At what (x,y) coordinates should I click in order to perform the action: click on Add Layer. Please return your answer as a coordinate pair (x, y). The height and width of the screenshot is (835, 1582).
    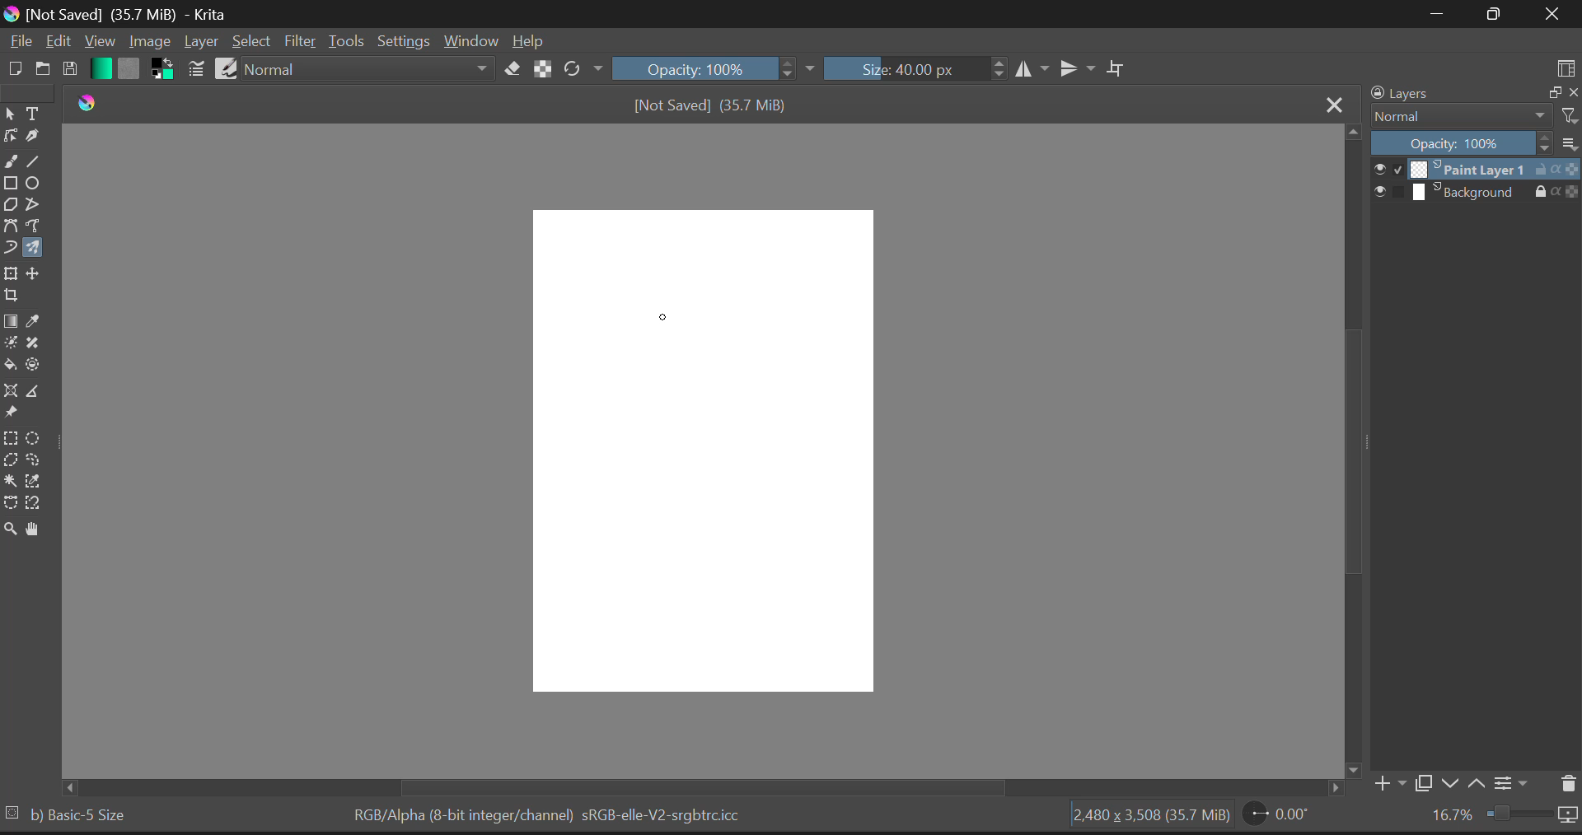
    Looking at the image, I should click on (1388, 782).